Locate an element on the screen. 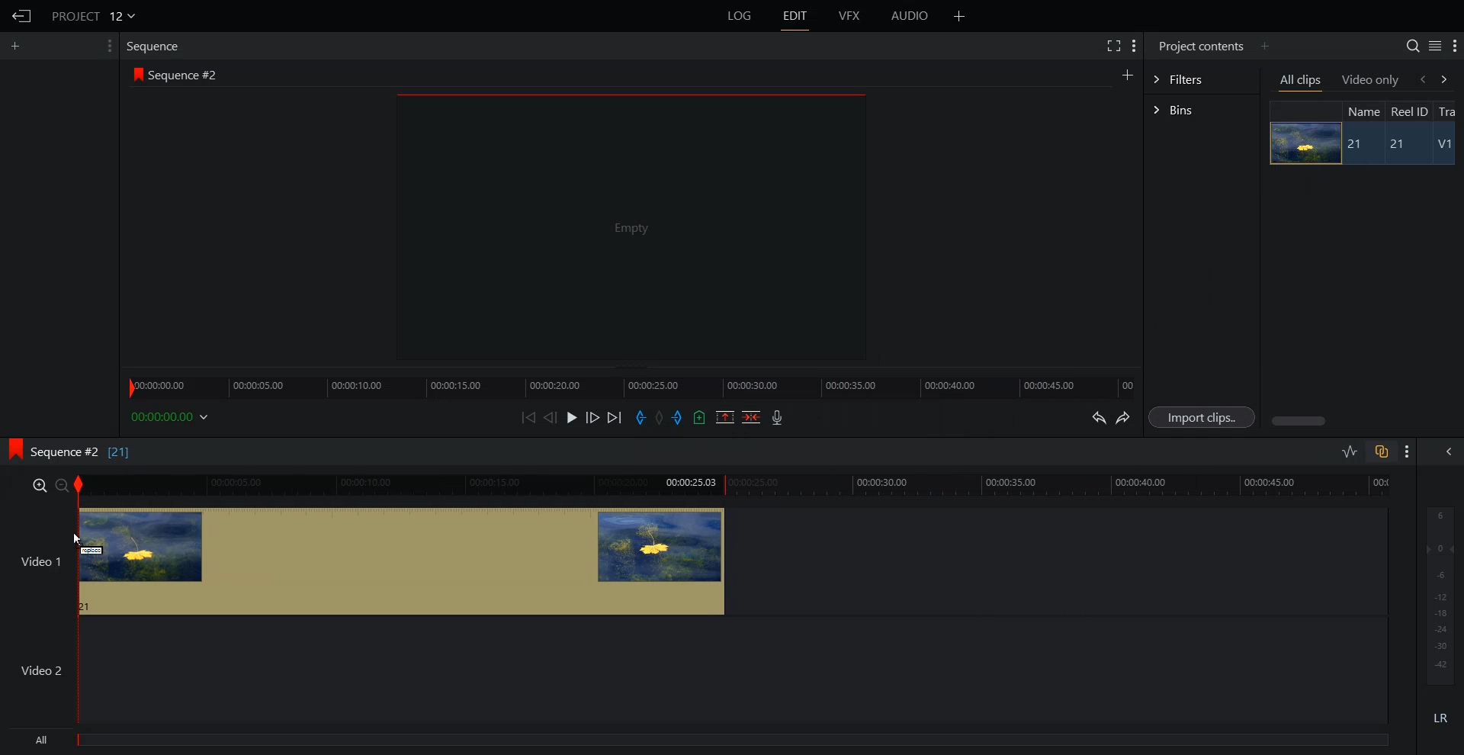  Undo is located at coordinates (1096, 418).